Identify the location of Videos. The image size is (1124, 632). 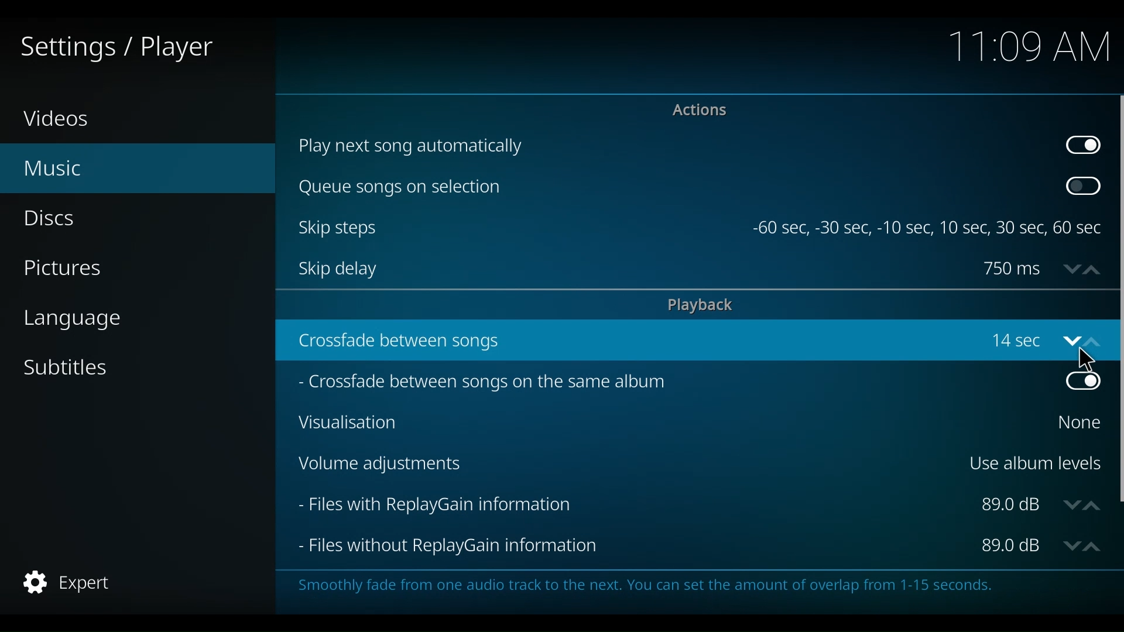
(61, 119).